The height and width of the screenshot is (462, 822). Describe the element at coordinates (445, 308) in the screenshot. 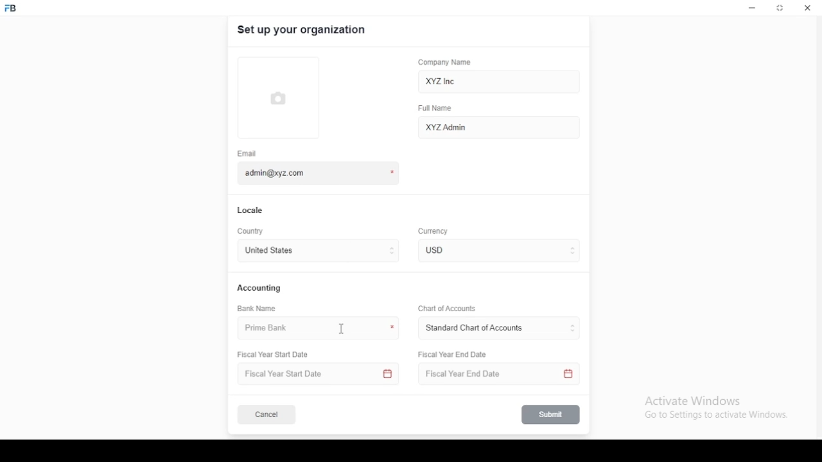

I see `Chart of Accounts` at that location.